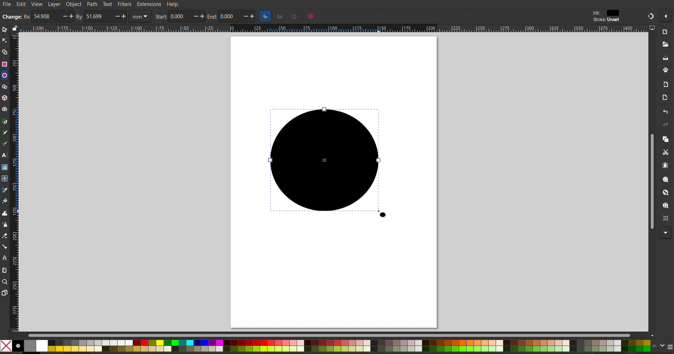 The height and width of the screenshot is (354, 674). What do you see at coordinates (664, 45) in the screenshot?
I see `Open` at bounding box center [664, 45].